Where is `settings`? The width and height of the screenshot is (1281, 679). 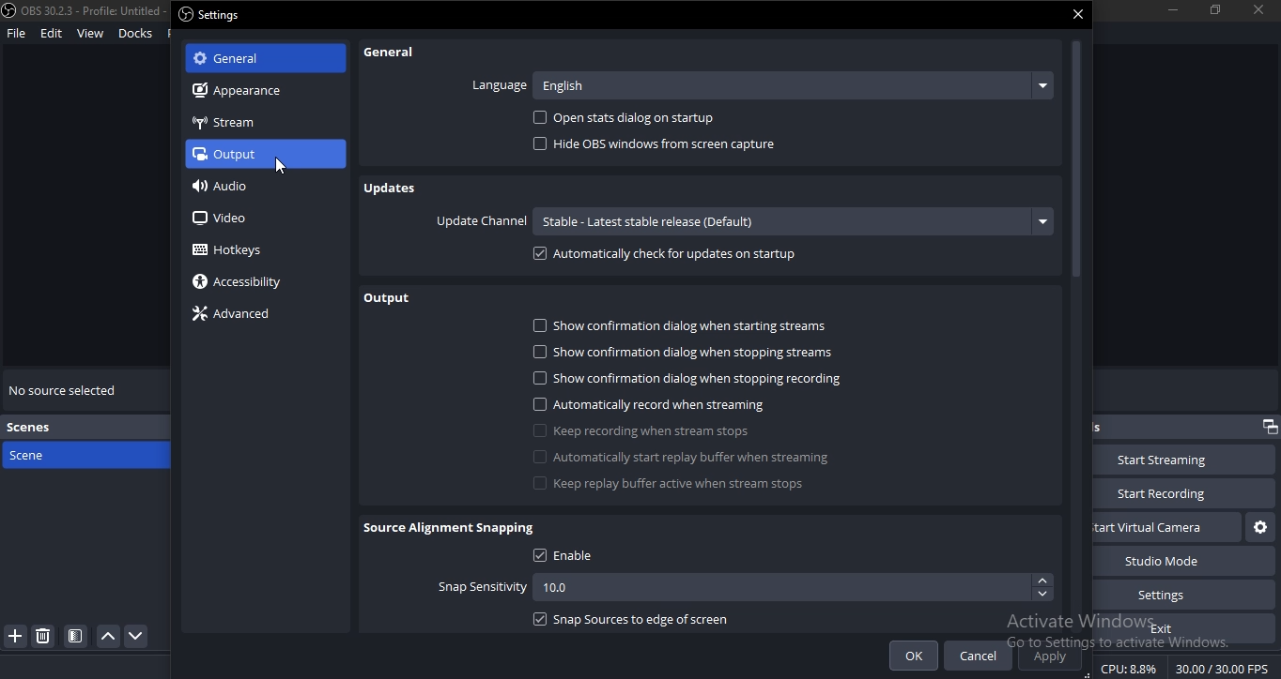 settings is located at coordinates (214, 15).